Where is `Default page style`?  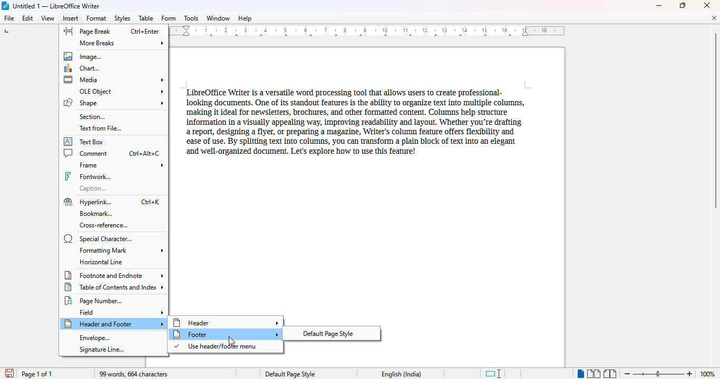 Default page style is located at coordinates (290, 374).